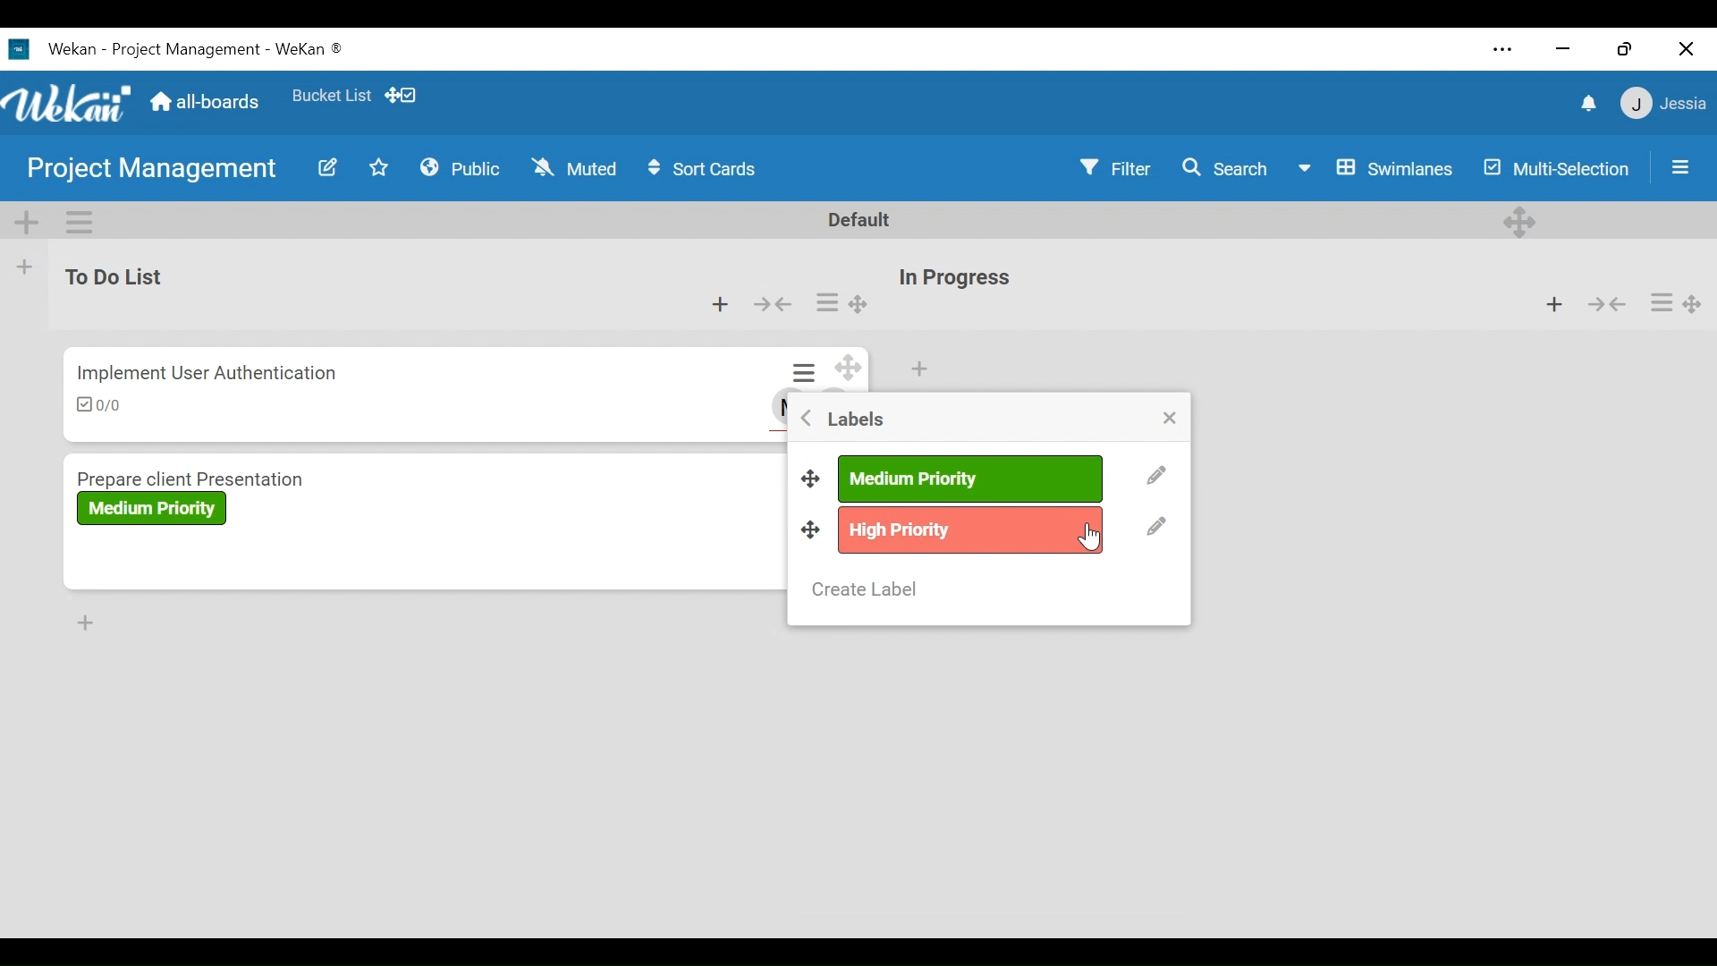 Image resolution: width=1717 pixels, height=966 pixels. I want to click on Wekan Desktop Icon, so click(184, 47).